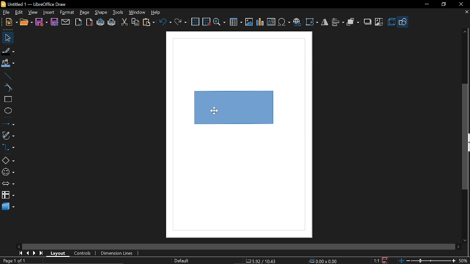  I want to click on Default, so click(181, 260).